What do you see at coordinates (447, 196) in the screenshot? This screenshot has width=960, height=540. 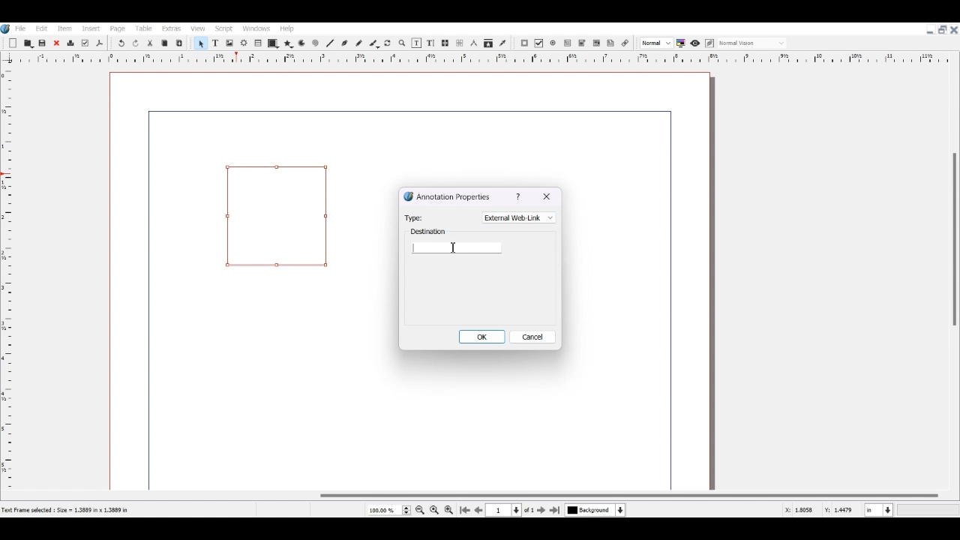 I see `Annotation Properties` at bounding box center [447, 196].